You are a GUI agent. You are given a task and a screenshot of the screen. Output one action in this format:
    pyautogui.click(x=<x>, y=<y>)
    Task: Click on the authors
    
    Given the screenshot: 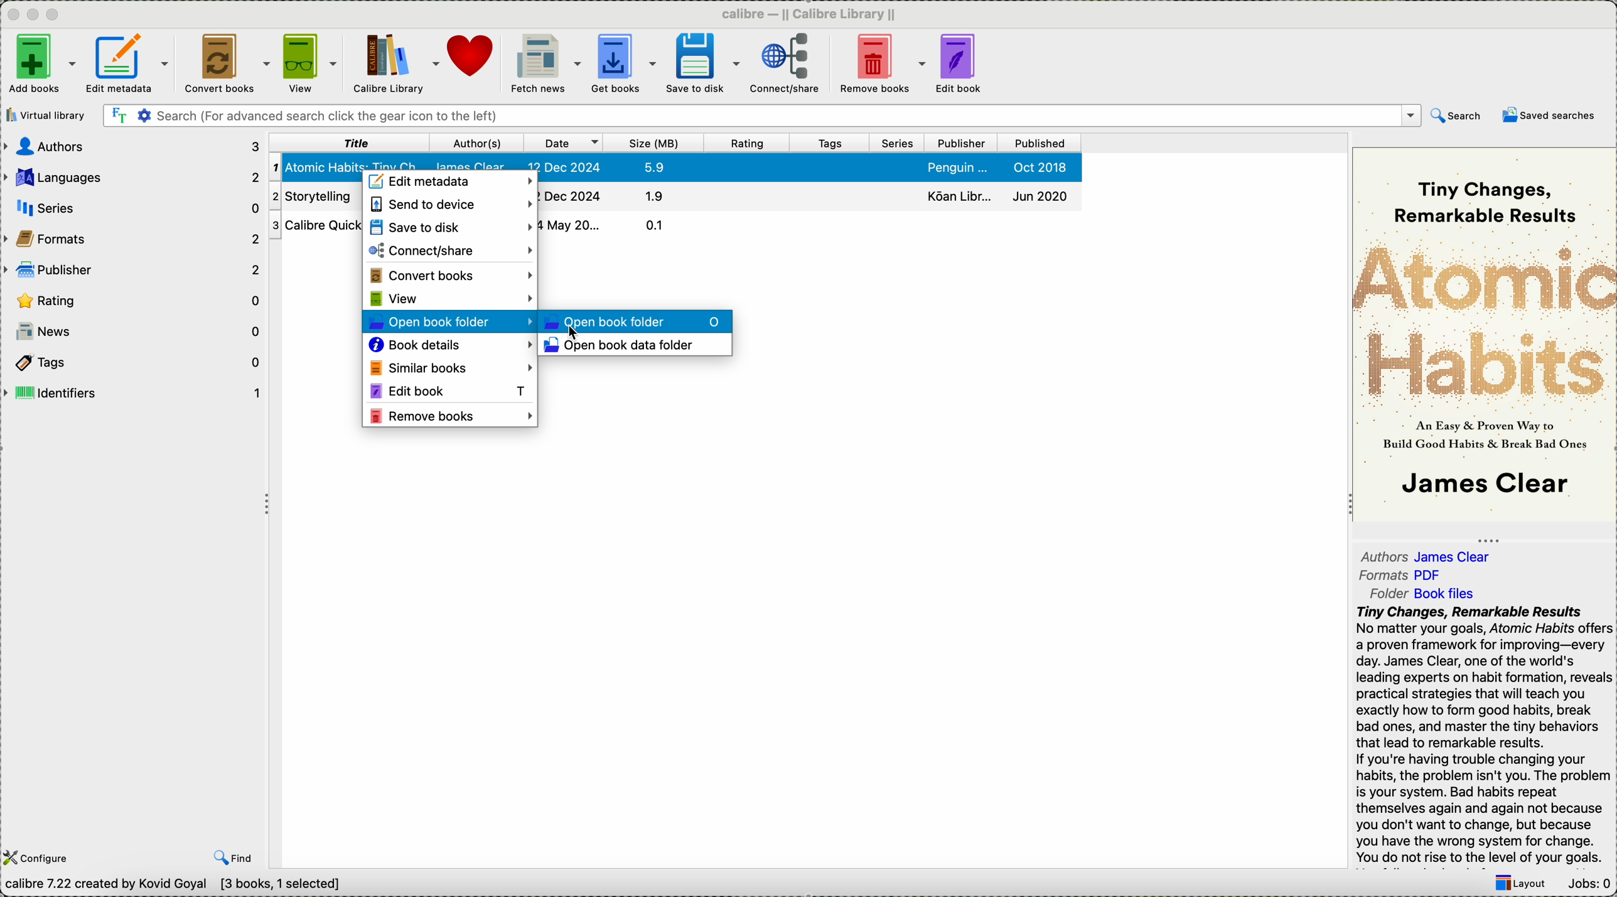 What is the action you would take?
    pyautogui.click(x=134, y=146)
    